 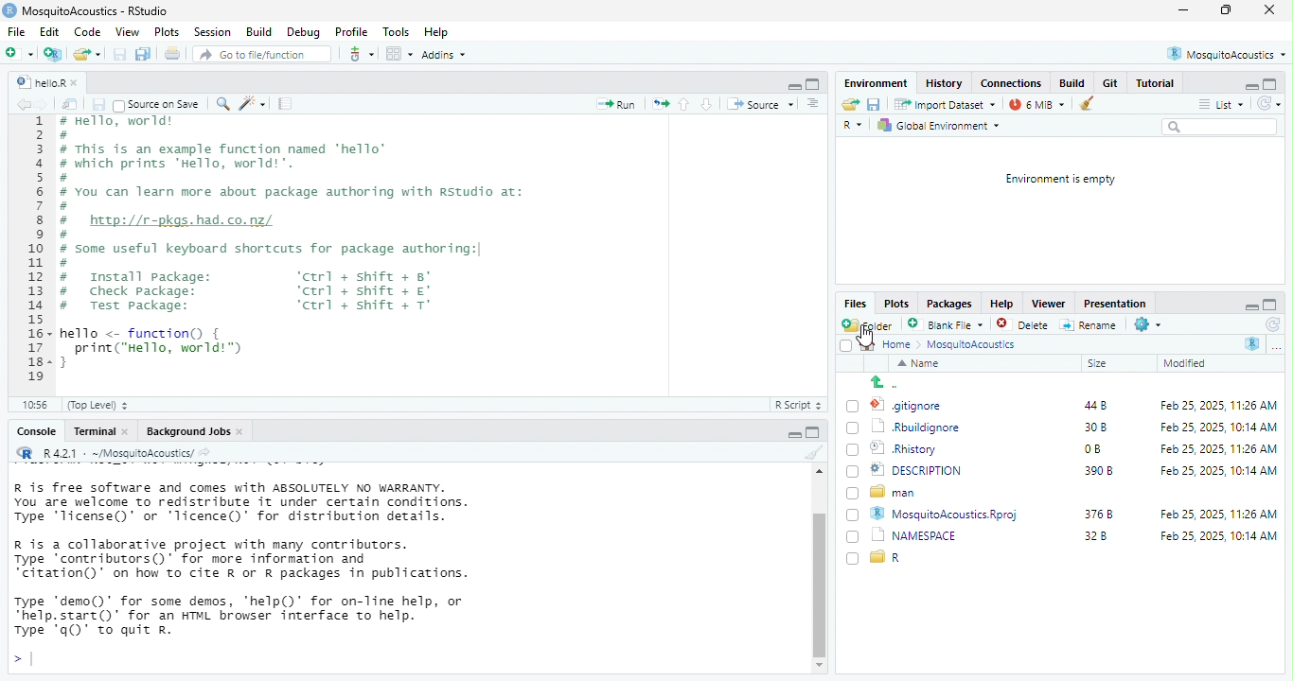 I want to click on Session, so click(x=214, y=33).